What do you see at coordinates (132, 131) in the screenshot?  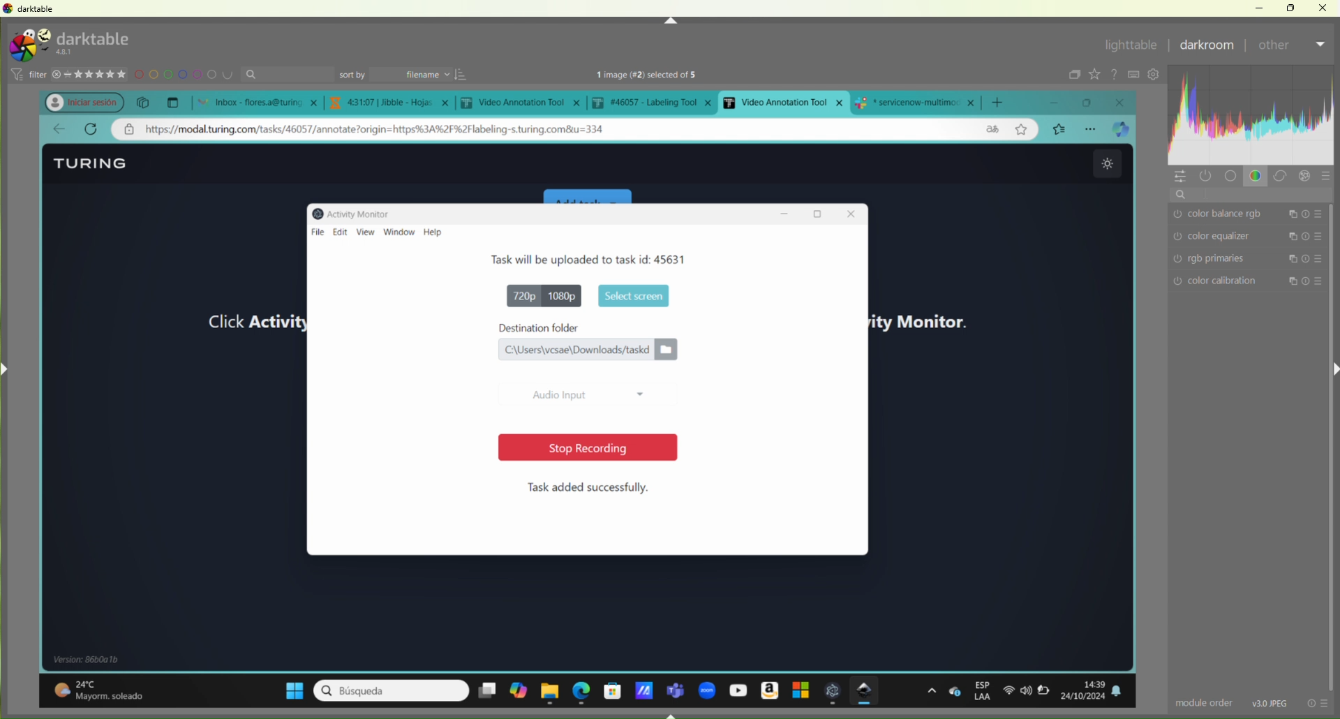 I see `private address` at bounding box center [132, 131].